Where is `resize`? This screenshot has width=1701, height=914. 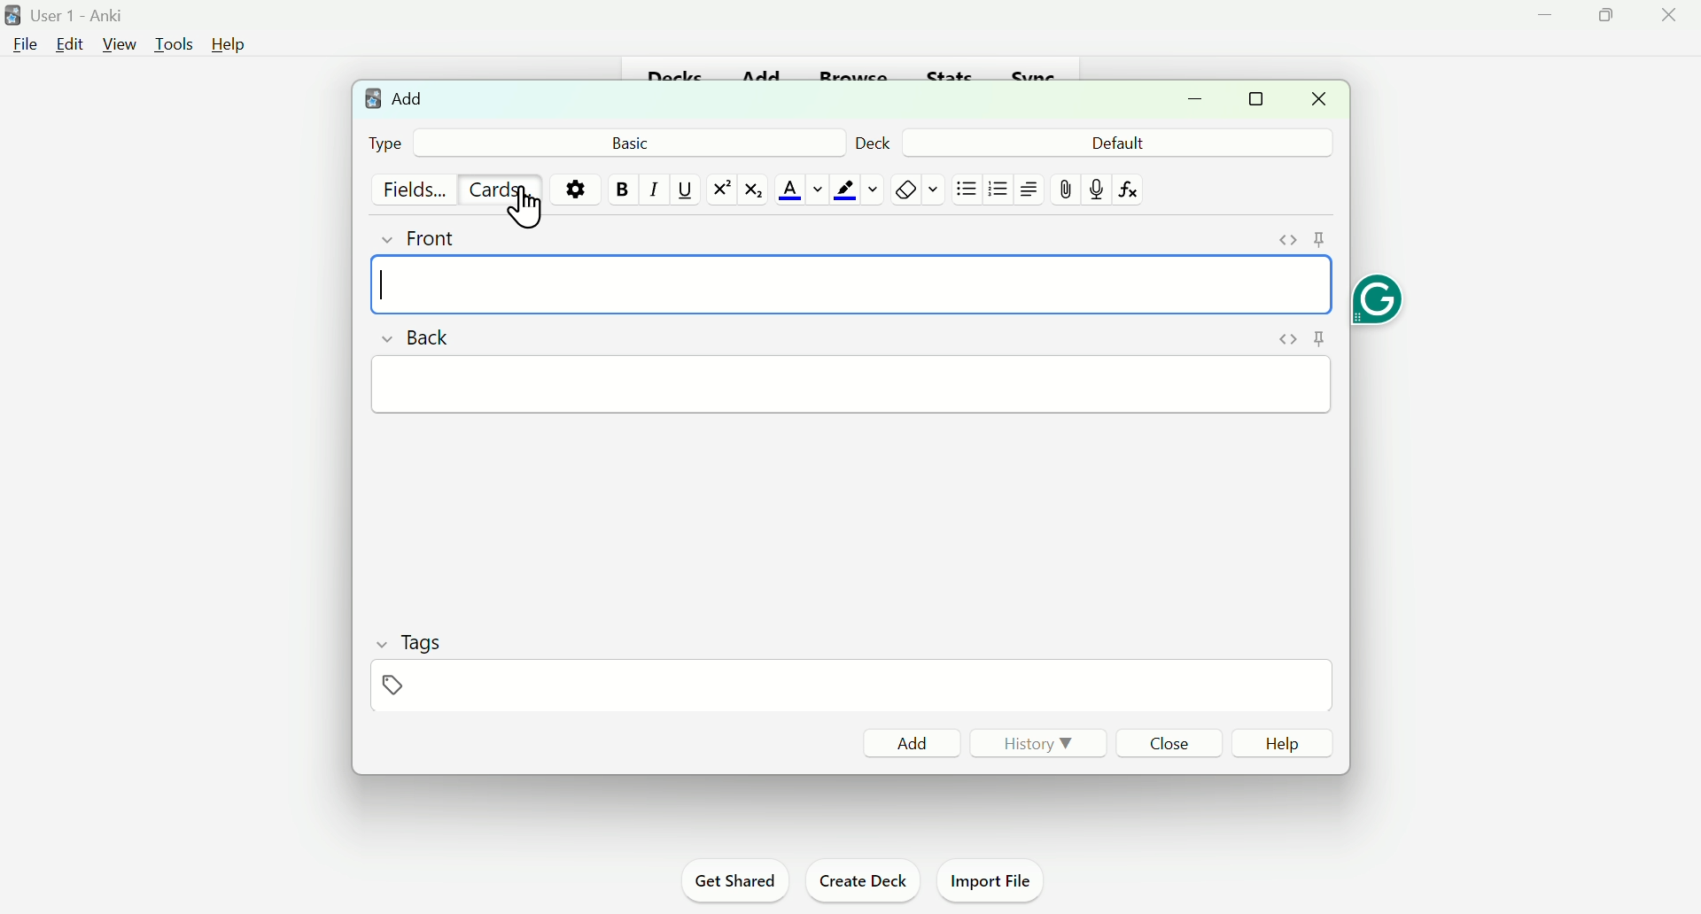 resize is located at coordinates (1254, 98).